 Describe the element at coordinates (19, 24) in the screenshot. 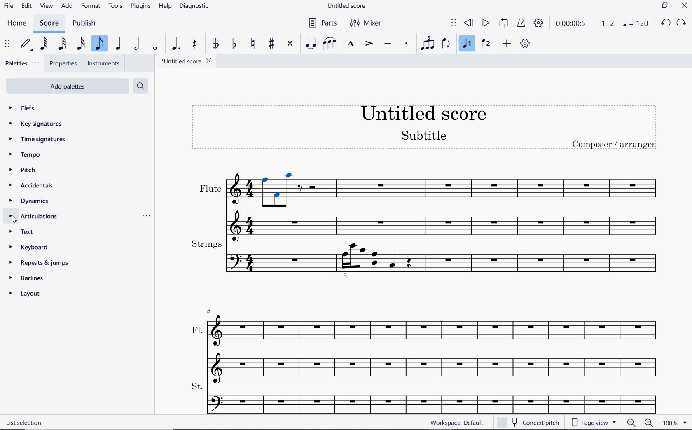

I see `home` at that location.